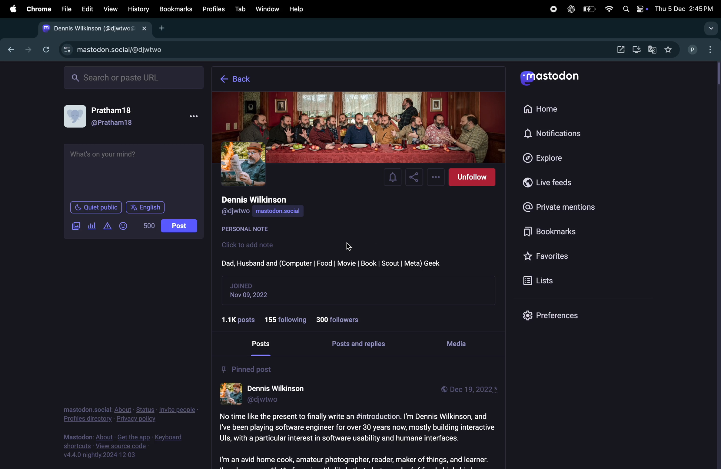 Image resolution: width=721 pixels, height=469 pixels. I want to click on option, so click(710, 29).